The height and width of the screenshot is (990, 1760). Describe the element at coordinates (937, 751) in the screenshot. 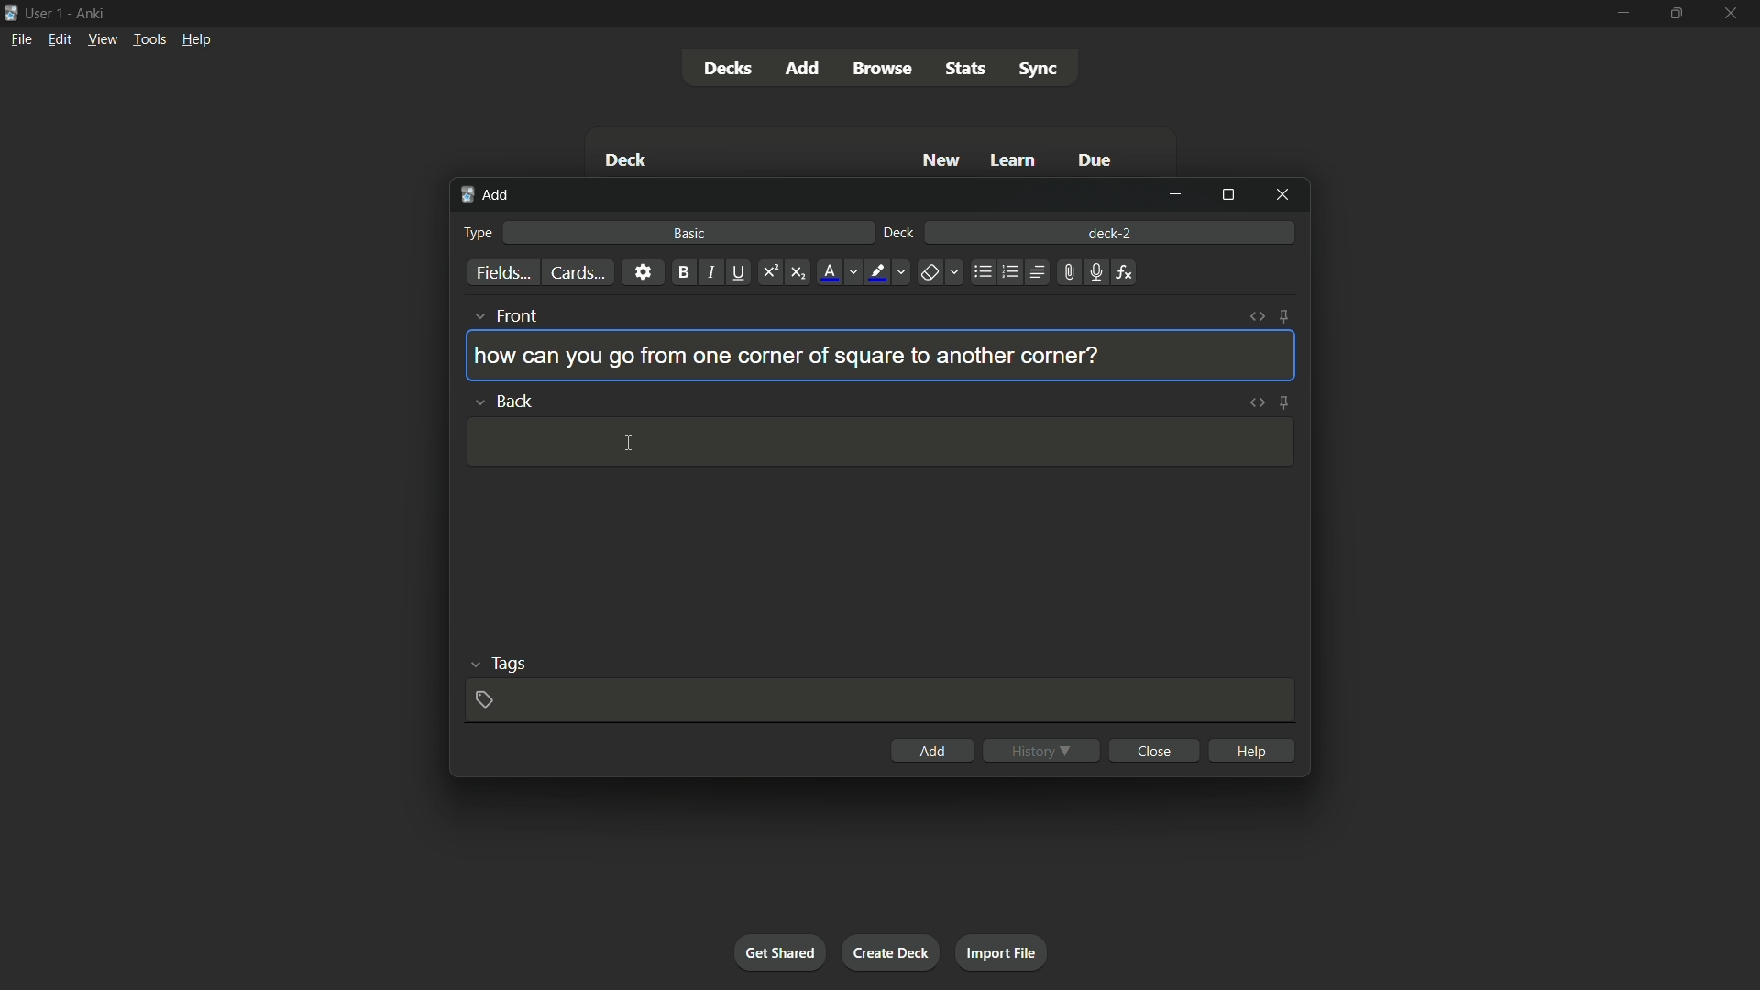

I see `add` at that location.